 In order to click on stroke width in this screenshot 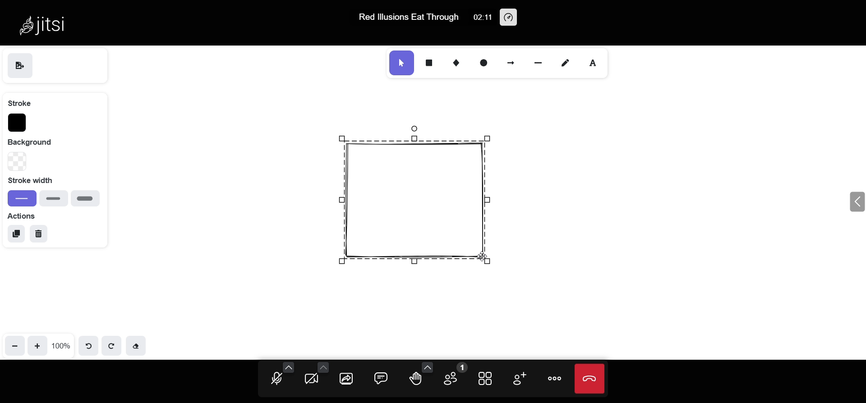, I will do `click(35, 179)`.